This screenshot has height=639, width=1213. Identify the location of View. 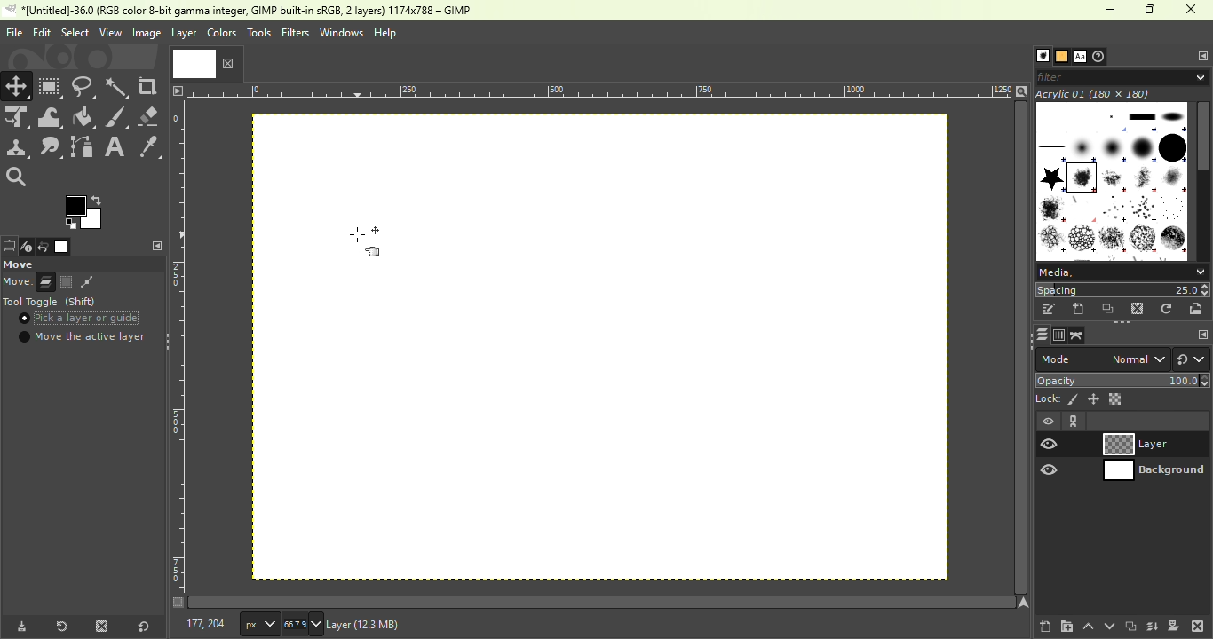
(108, 32).